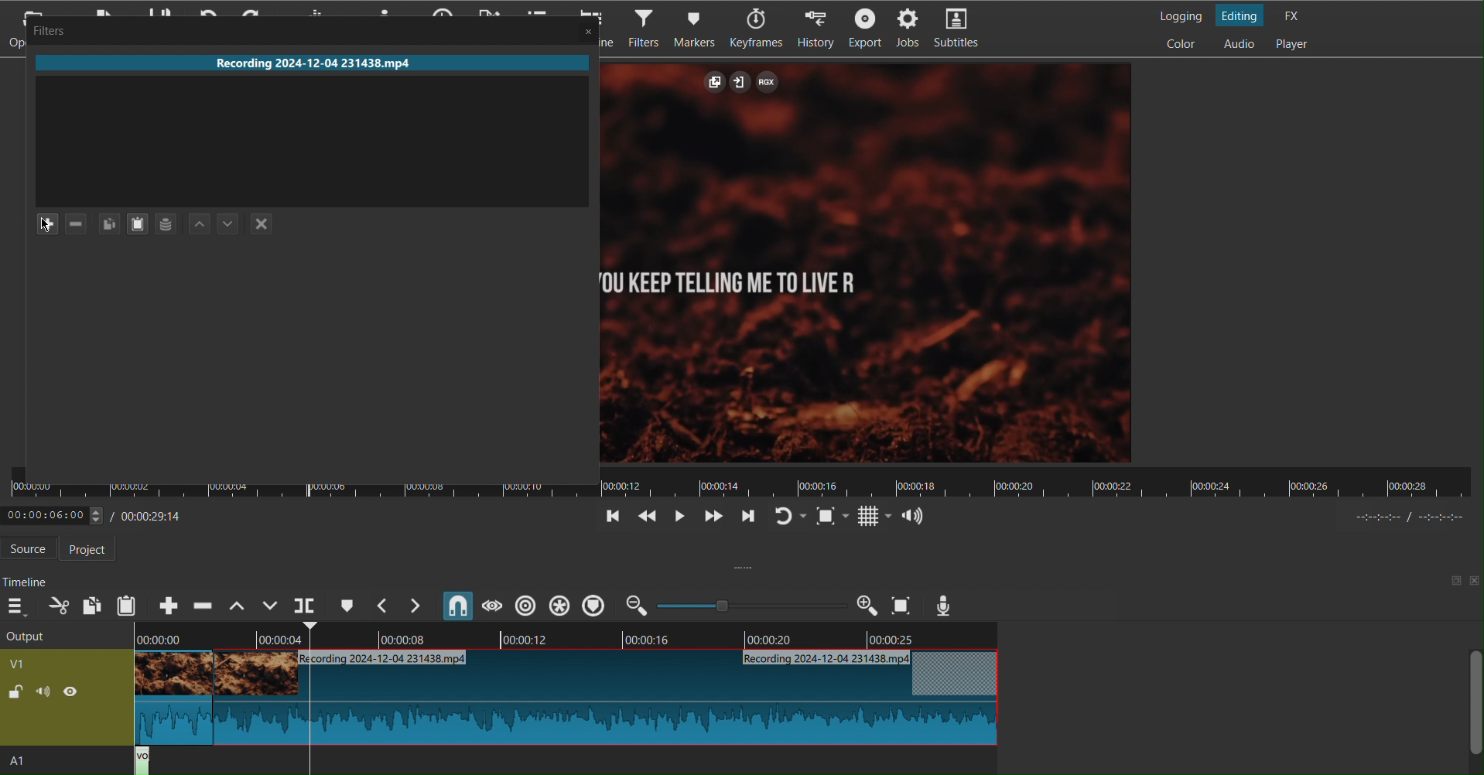 Image resolution: width=1484 pixels, height=775 pixels. What do you see at coordinates (751, 605) in the screenshot?
I see `Zoom` at bounding box center [751, 605].